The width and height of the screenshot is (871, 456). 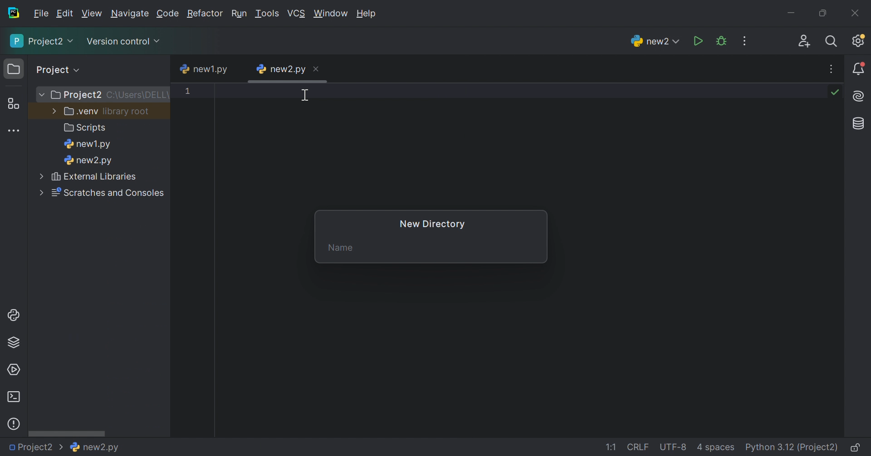 I want to click on Run, so click(x=699, y=41).